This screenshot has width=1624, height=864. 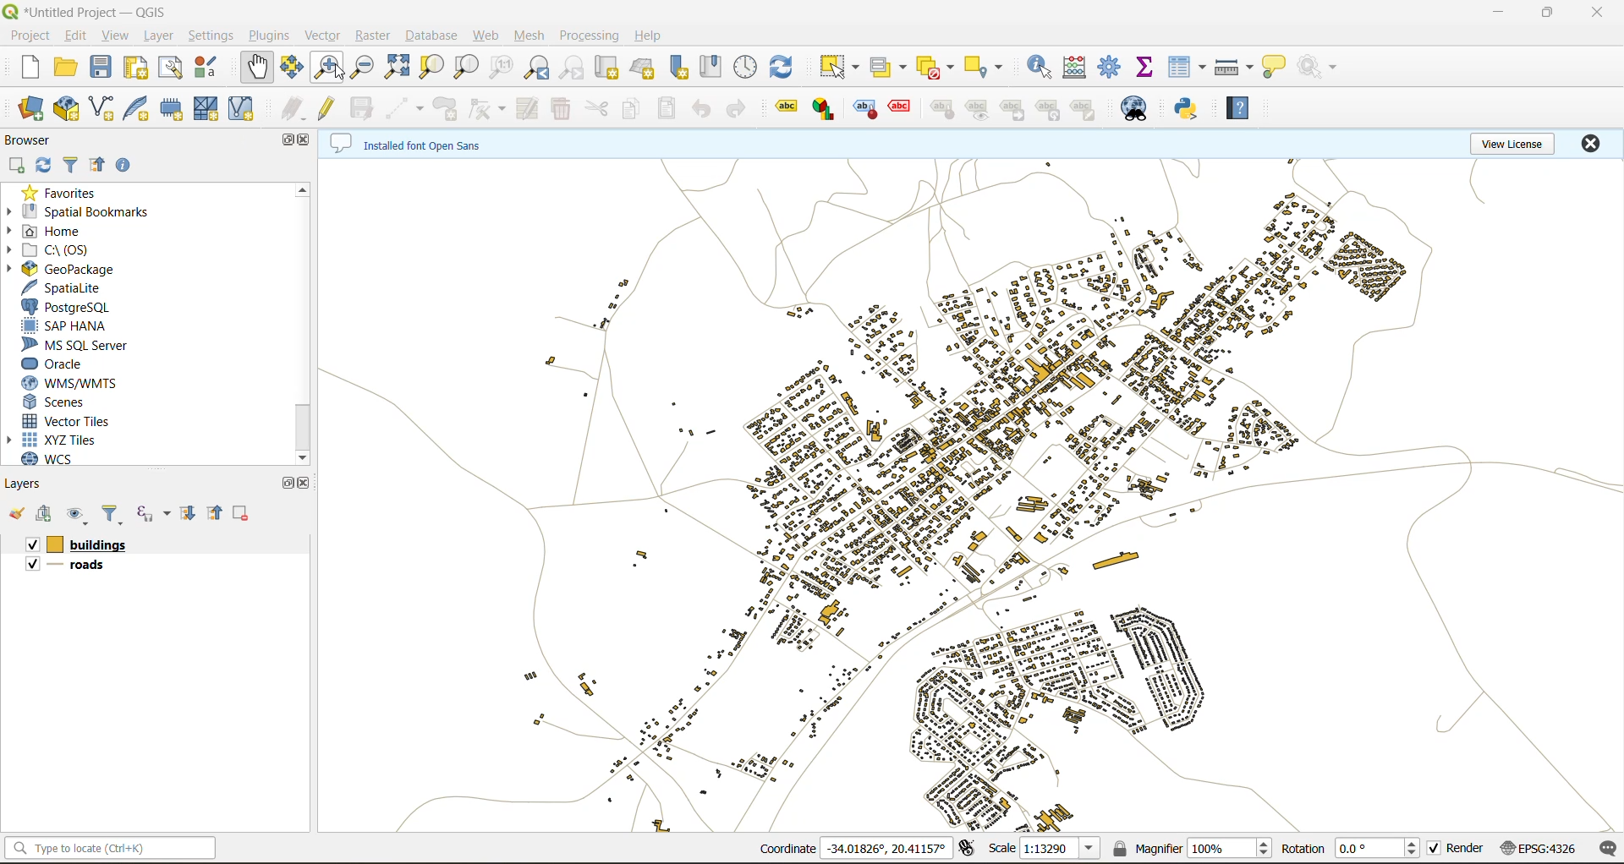 I want to click on sap hana, so click(x=67, y=325).